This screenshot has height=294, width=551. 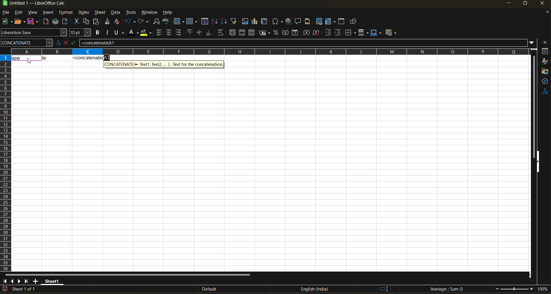 What do you see at coordinates (296, 33) in the screenshot?
I see `format as date` at bounding box center [296, 33].